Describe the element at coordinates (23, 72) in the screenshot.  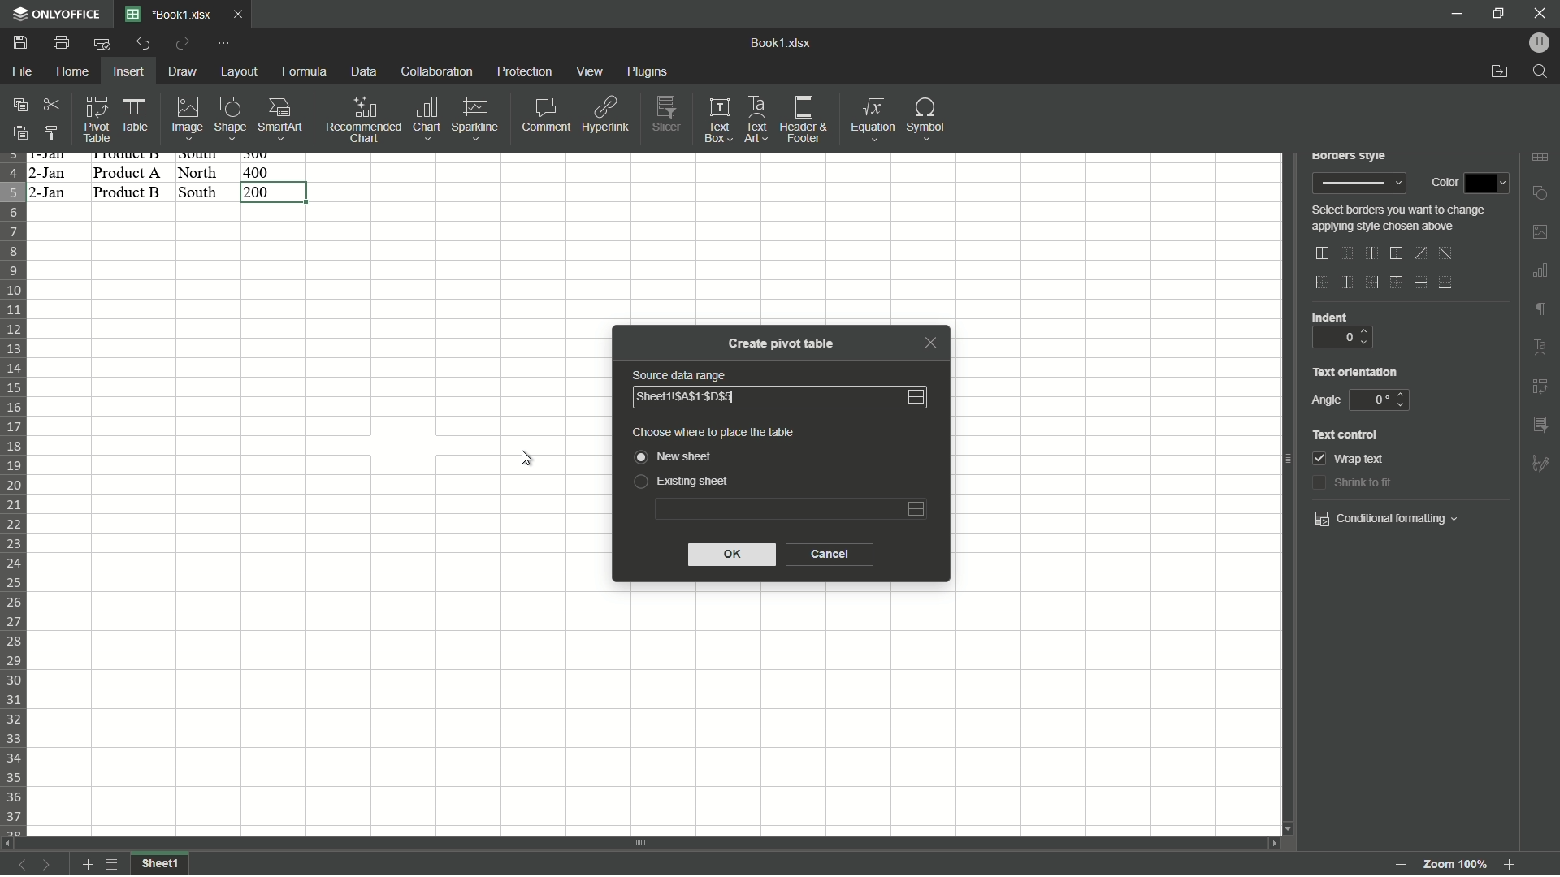
I see `File` at that location.